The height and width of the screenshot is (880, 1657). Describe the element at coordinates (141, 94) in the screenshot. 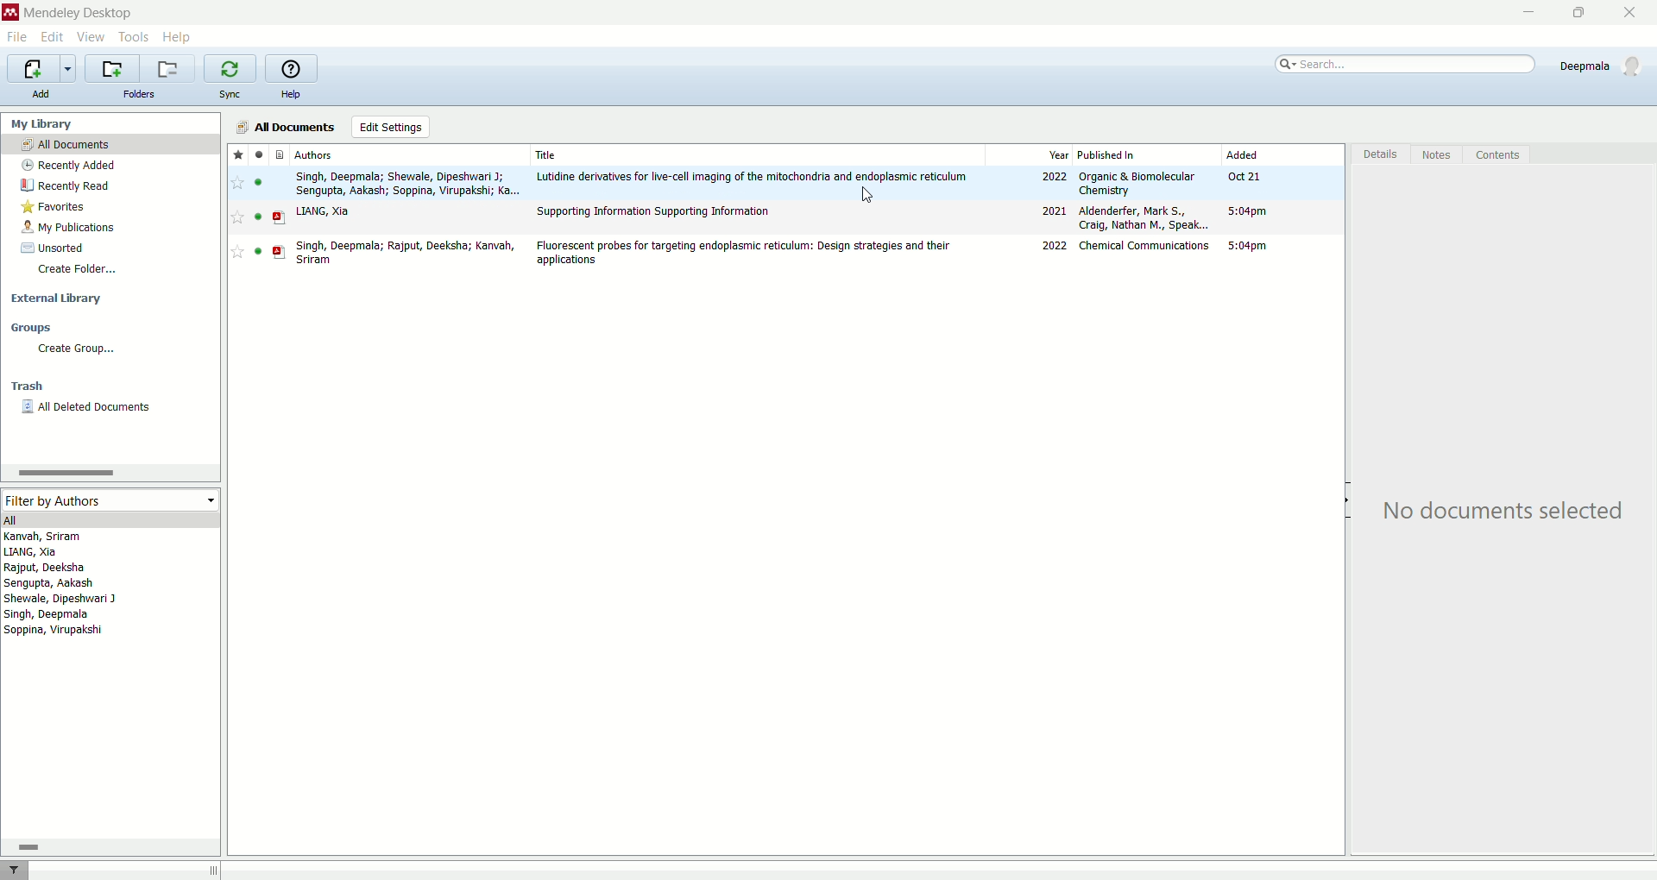

I see `folders` at that location.